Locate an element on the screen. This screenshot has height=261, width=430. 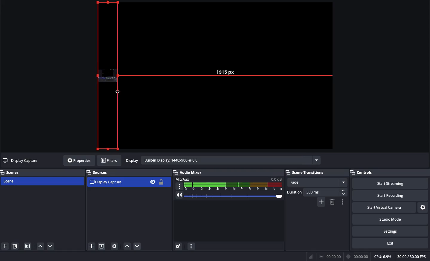
1315 px is located at coordinates (229, 70).